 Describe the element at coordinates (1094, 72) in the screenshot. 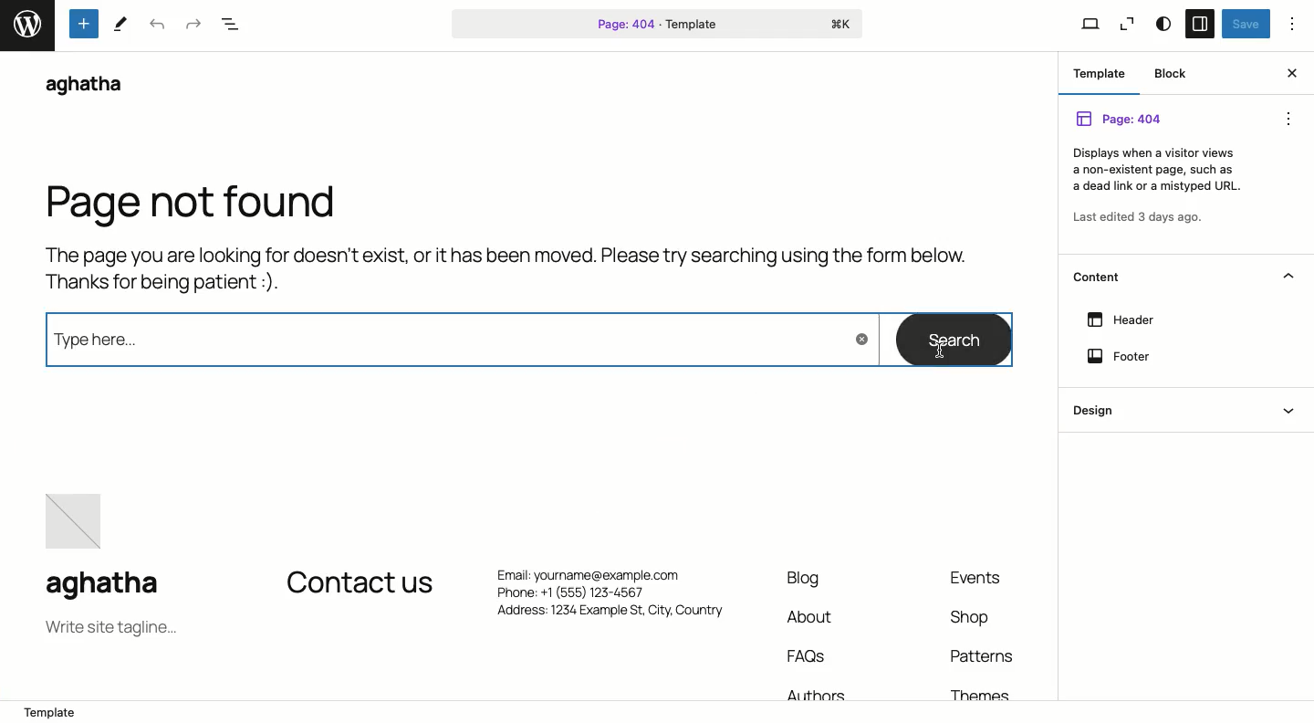

I see `Template` at that location.